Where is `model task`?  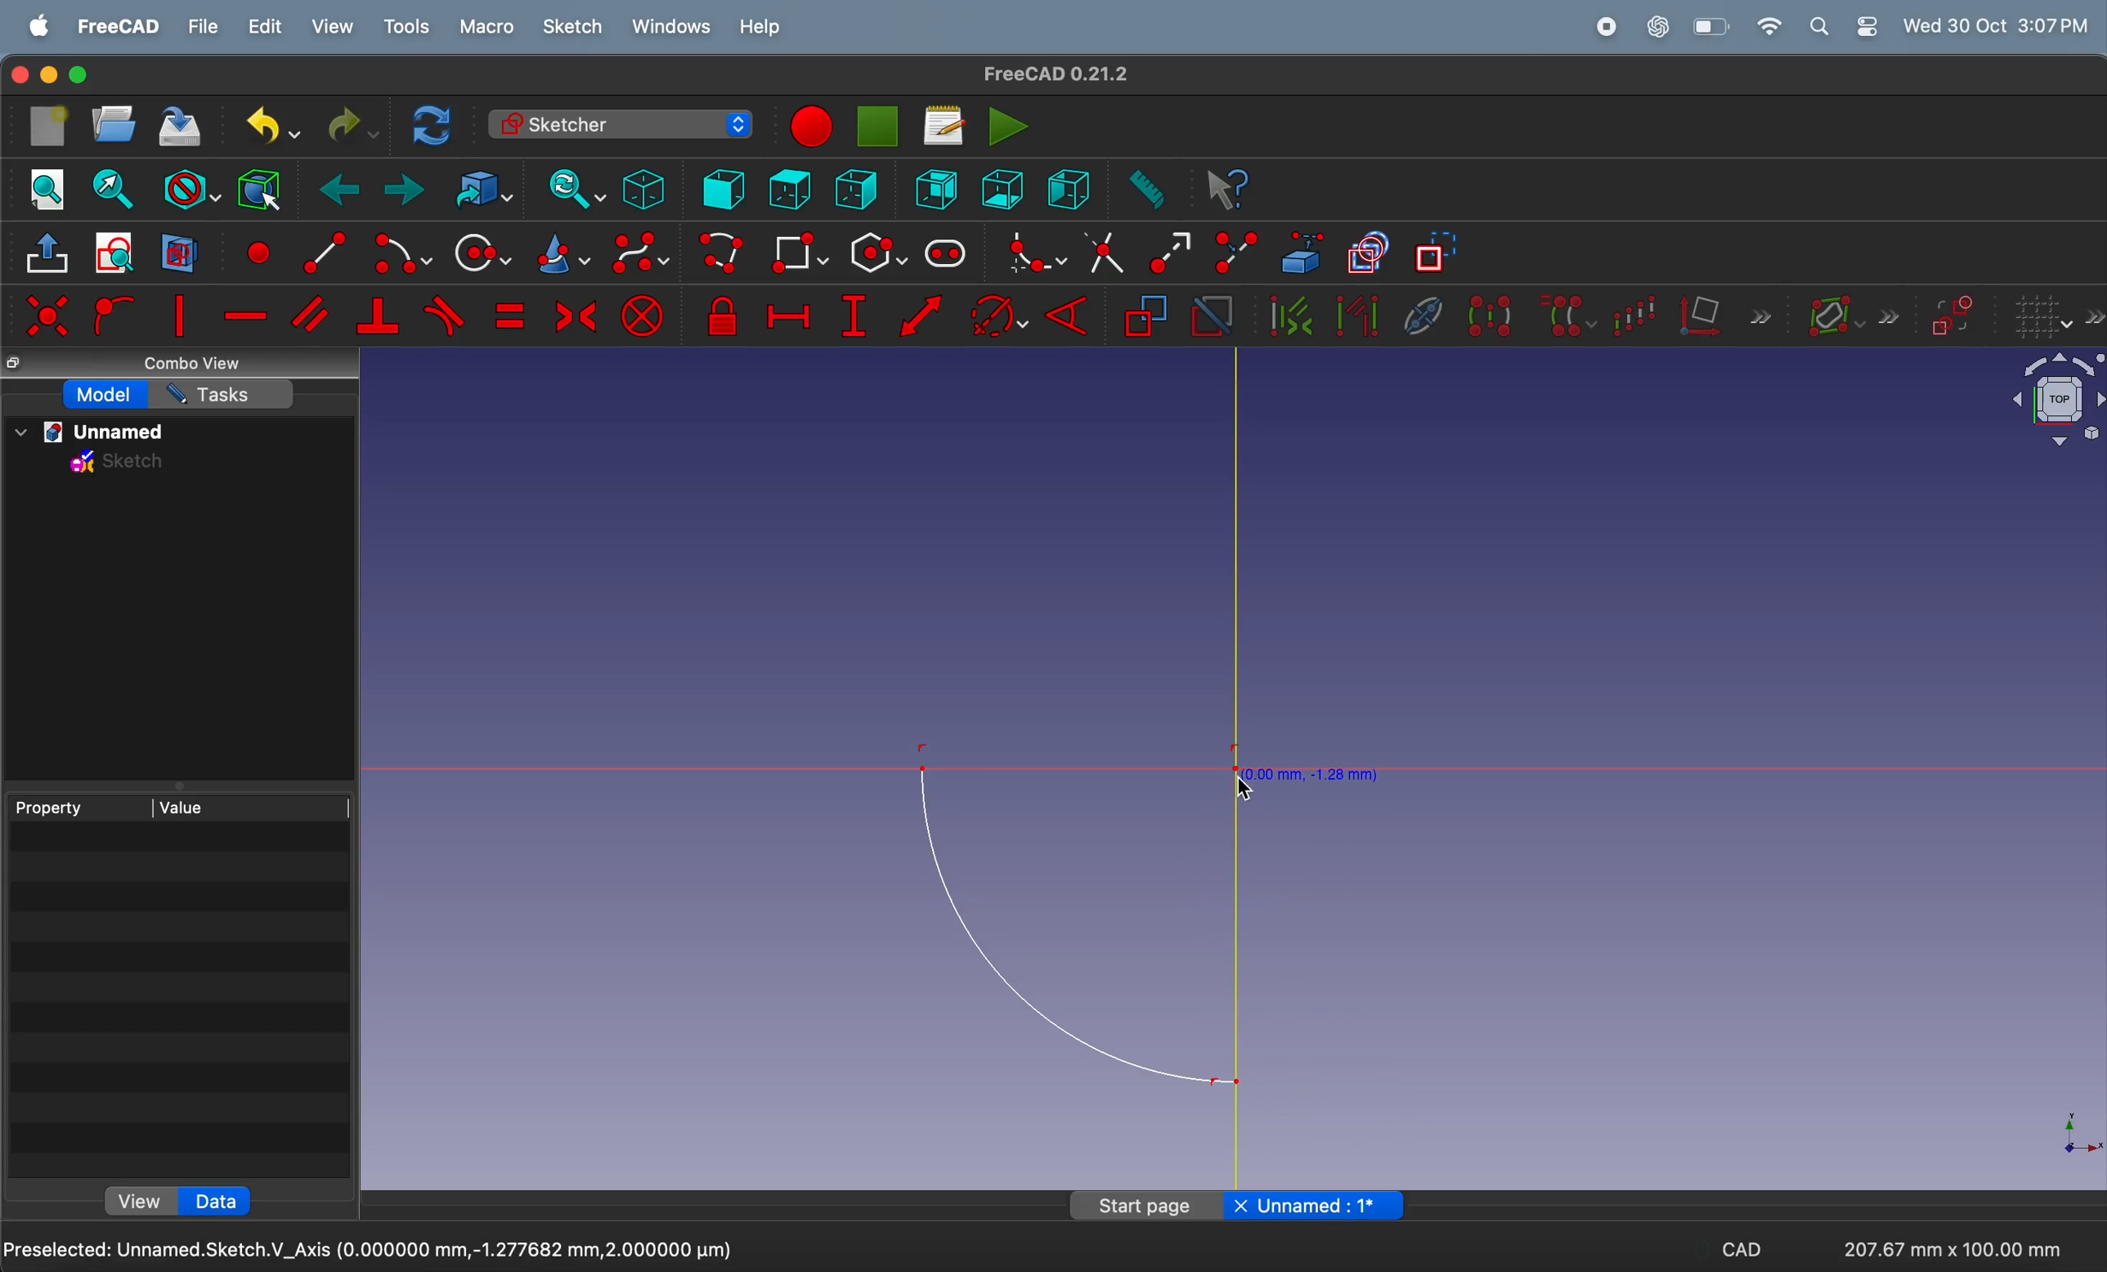
model task is located at coordinates (106, 395).